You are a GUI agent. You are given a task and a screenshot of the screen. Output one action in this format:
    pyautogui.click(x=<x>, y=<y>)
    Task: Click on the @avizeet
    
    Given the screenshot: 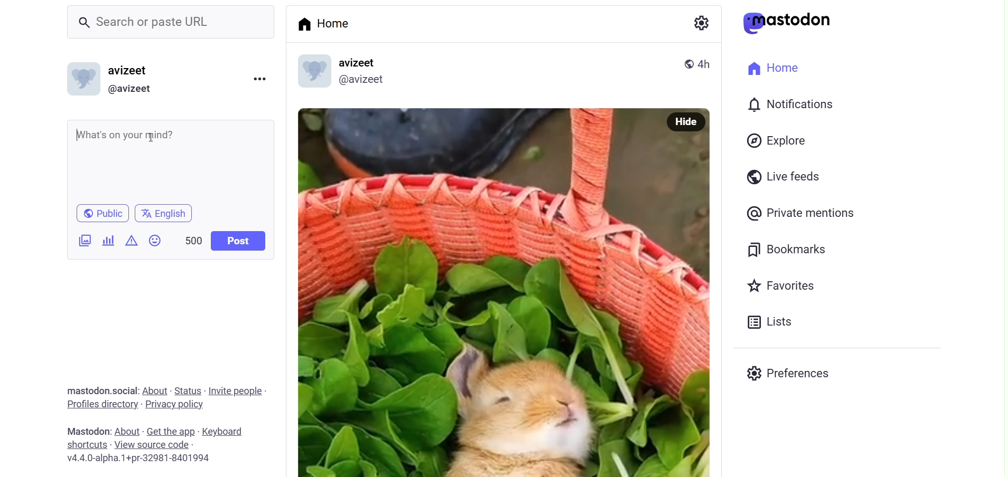 What is the action you would take?
    pyautogui.click(x=136, y=90)
    